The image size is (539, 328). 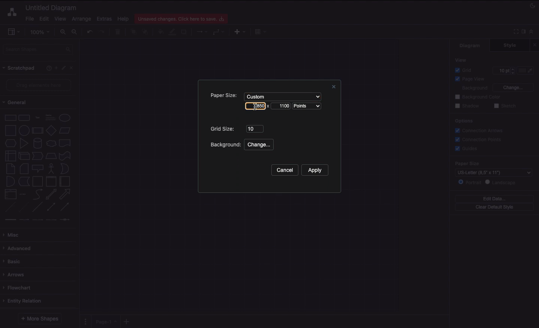 What do you see at coordinates (65, 143) in the screenshot?
I see `Document` at bounding box center [65, 143].